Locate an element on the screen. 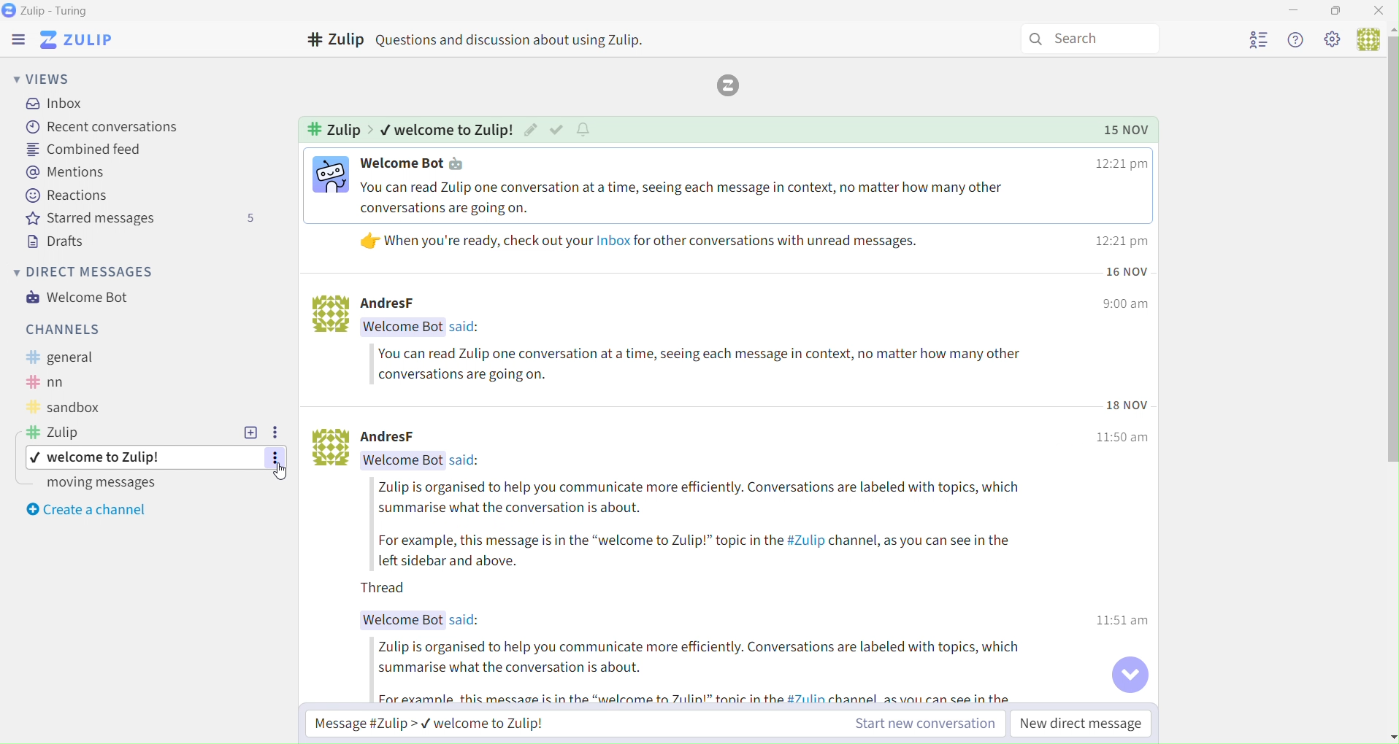 This screenshot has height=744, width=1399. Settings is located at coordinates (277, 460).